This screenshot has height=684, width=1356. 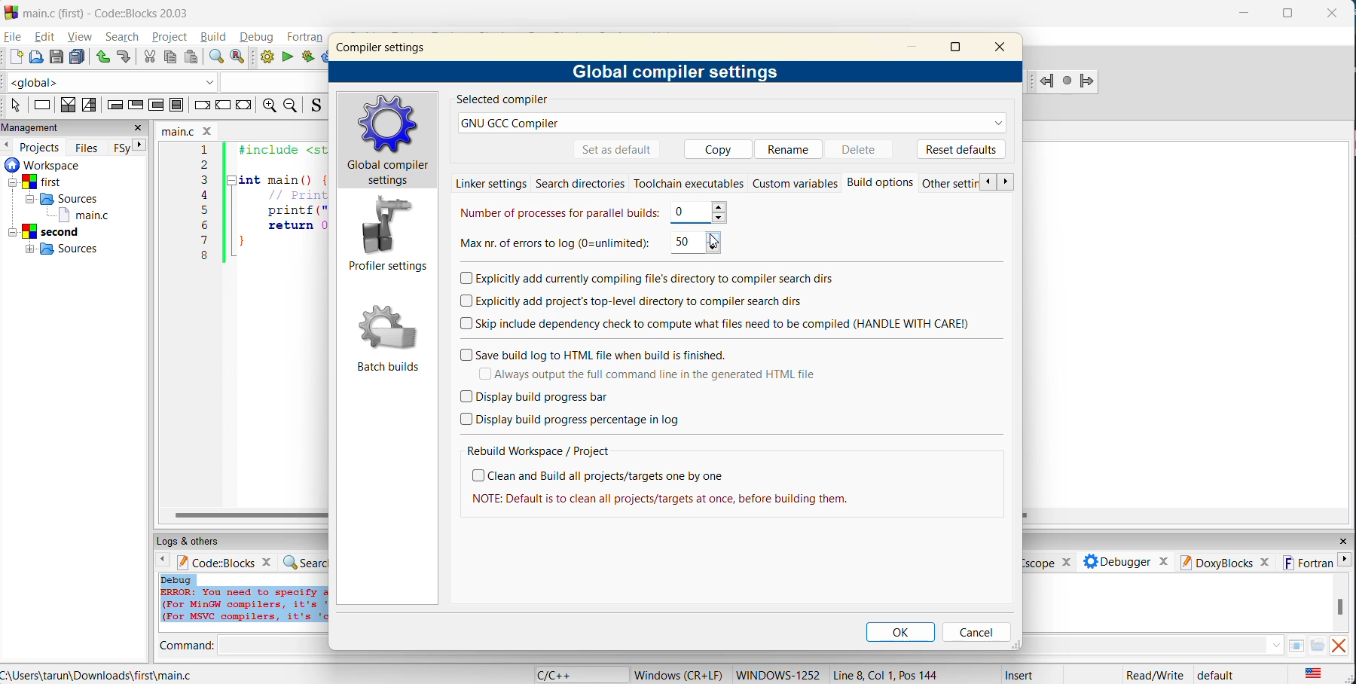 I want to click on project, so click(x=170, y=38).